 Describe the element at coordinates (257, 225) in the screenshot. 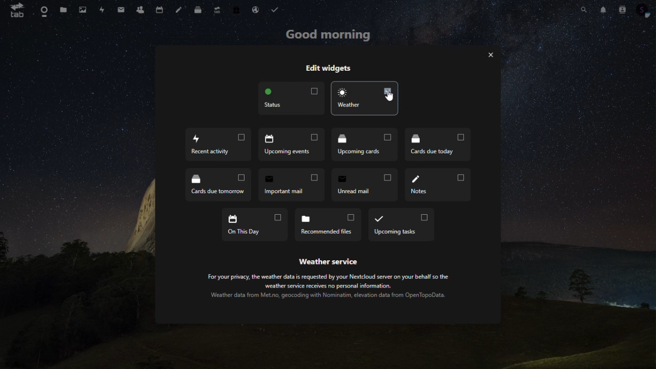

I see `on this day` at that location.